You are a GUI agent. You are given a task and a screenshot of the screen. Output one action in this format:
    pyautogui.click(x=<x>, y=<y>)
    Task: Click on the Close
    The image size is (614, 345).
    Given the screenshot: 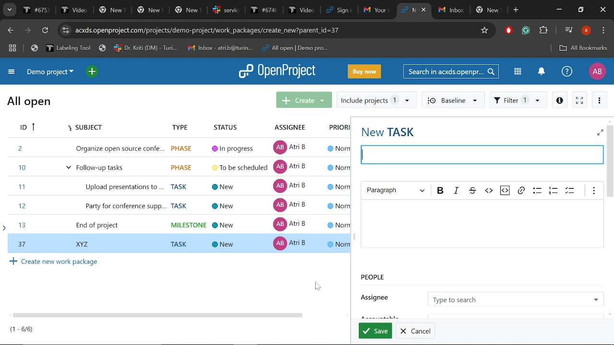 What is the action you would take?
    pyautogui.click(x=603, y=10)
    